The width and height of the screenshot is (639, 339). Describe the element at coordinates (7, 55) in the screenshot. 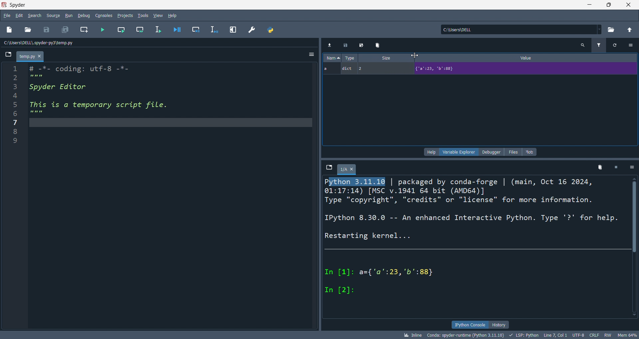

I see `browse tabs` at that location.